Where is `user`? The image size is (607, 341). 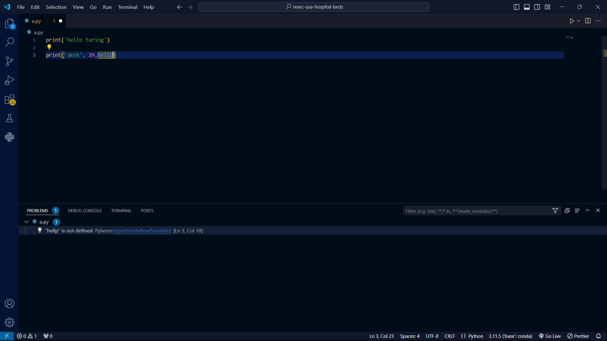
user is located at coordinates (8, 304).